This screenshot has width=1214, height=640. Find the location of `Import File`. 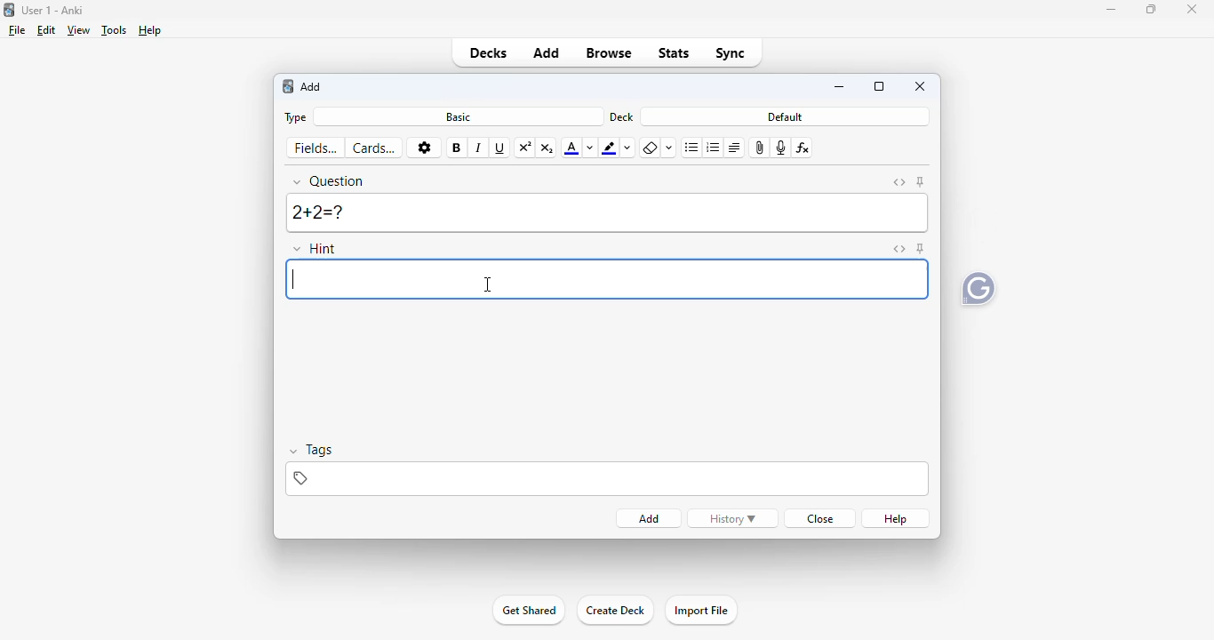

Import File is located at coordinates (705, 612).